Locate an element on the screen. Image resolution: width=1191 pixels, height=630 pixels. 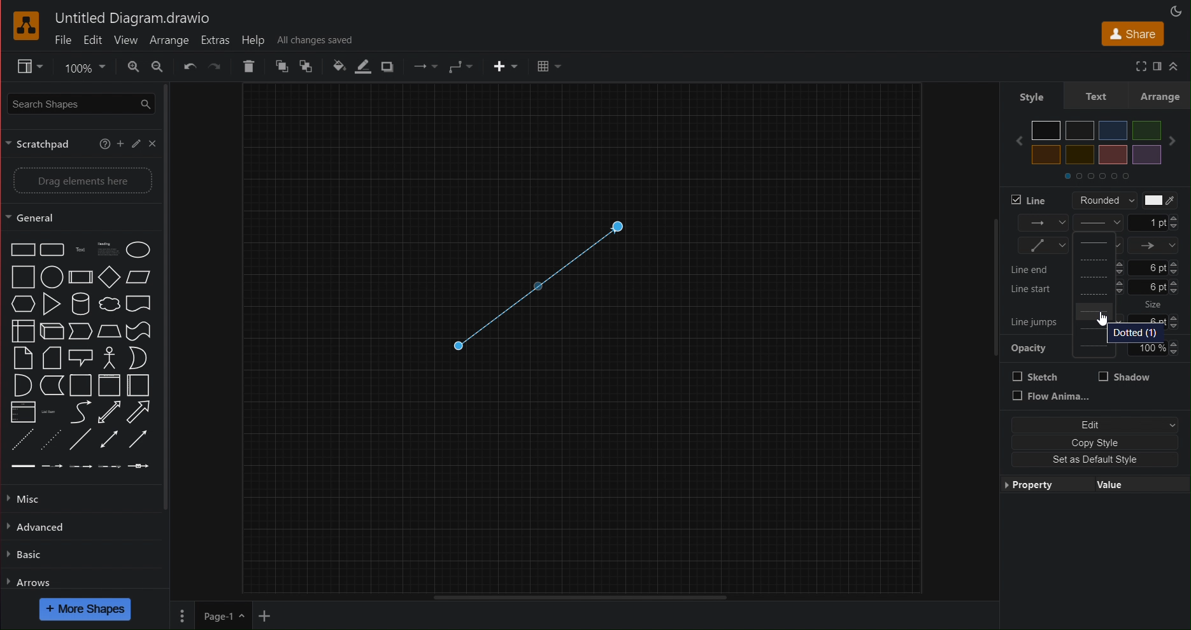
Insert is located at coordinates (504, 66).